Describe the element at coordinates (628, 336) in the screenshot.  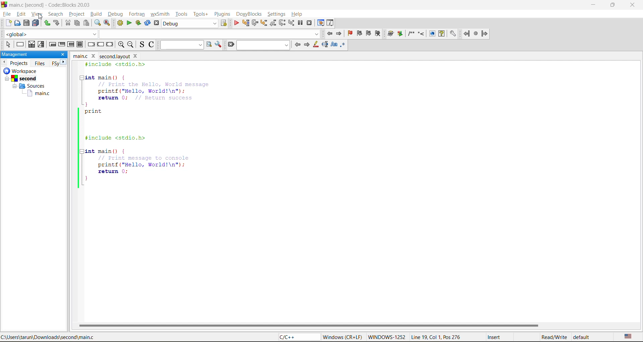
I see `text language` at that location.